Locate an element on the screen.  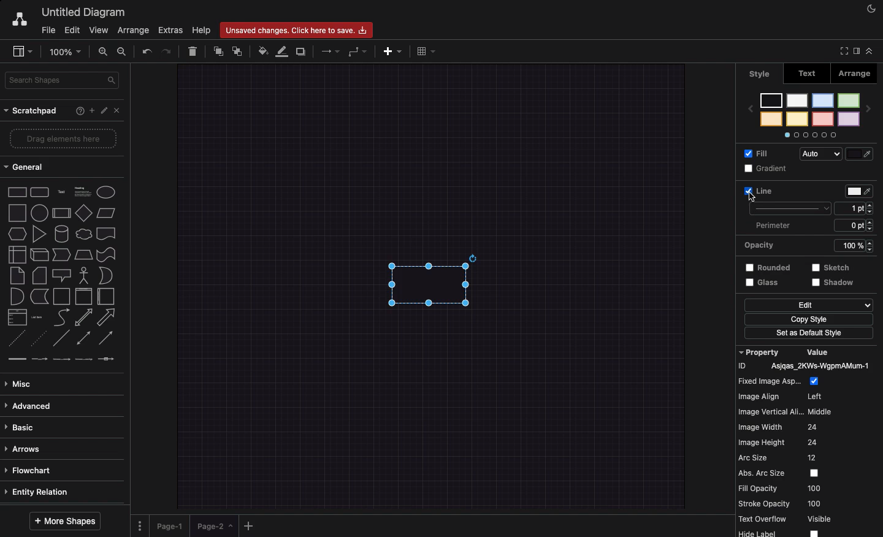
Arrows is located at coordinates (26, 447).